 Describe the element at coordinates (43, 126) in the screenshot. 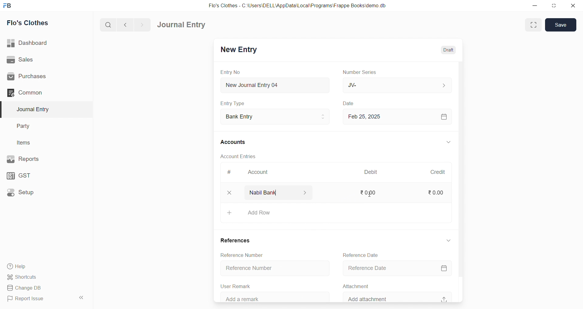

I see `Party` at that location.